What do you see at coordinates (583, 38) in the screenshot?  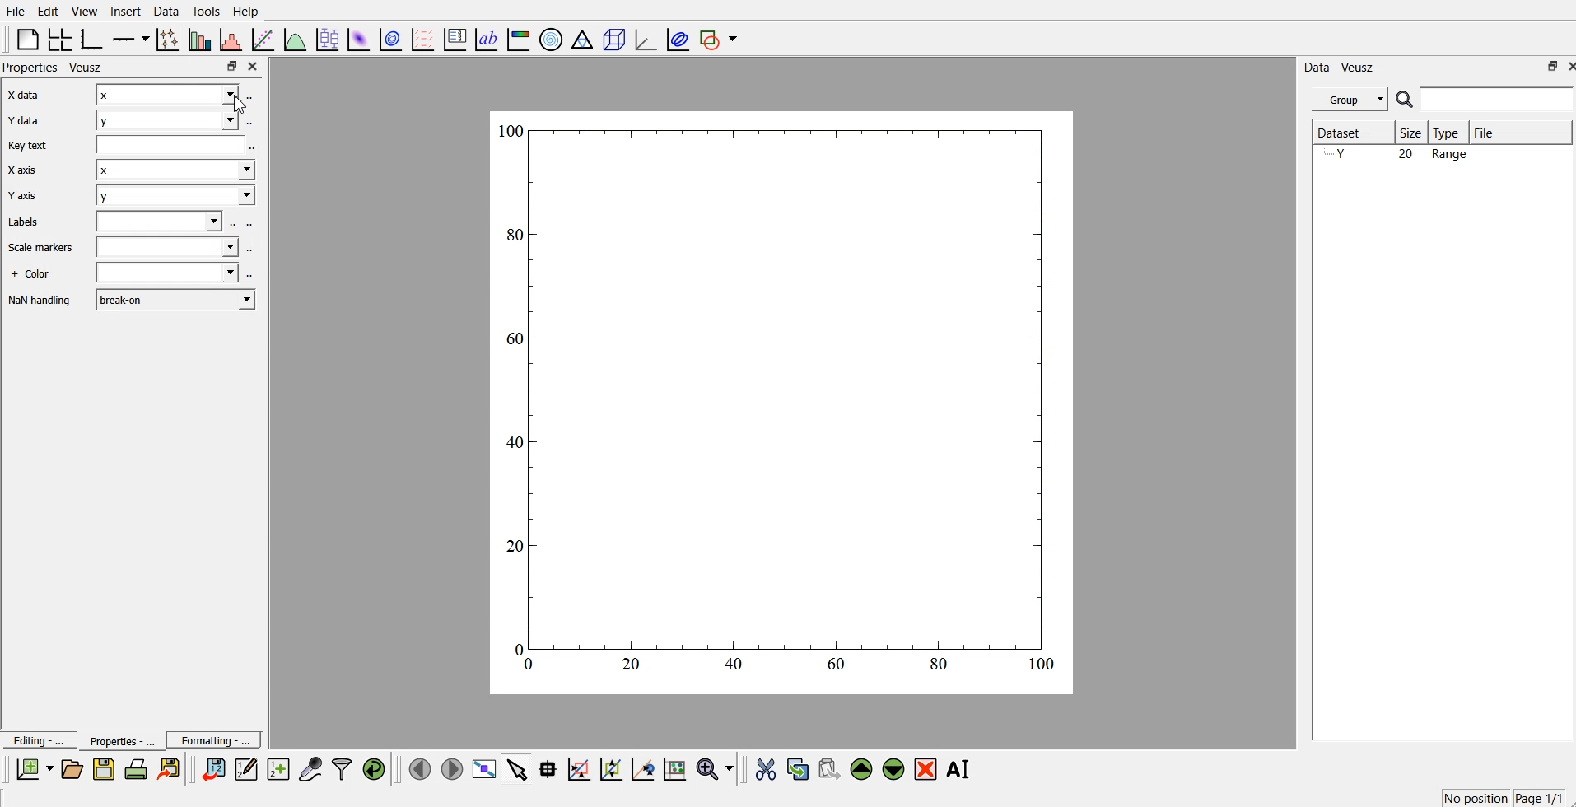 I see `ternary graph` at bounding box center [583, 38].